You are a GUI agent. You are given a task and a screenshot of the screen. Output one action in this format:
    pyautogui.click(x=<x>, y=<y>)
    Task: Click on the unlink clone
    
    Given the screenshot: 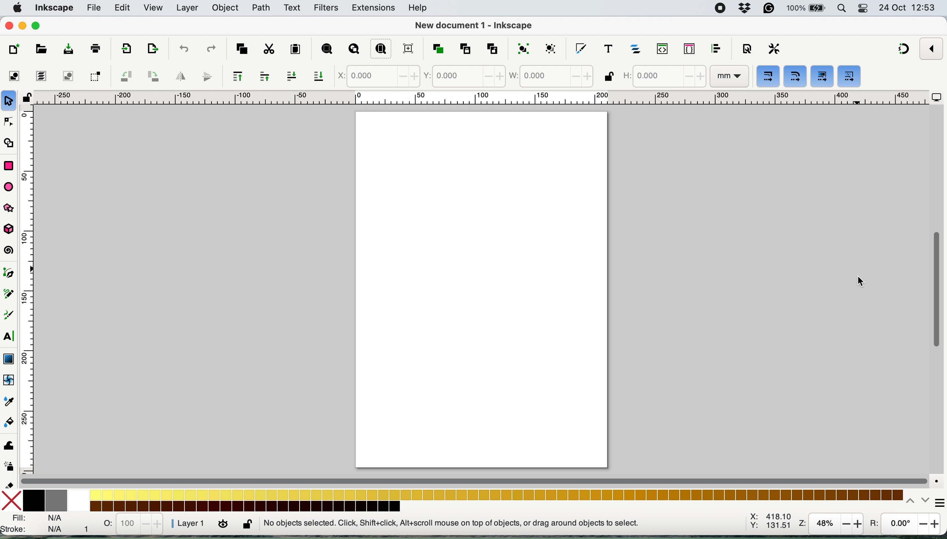 What is the action you would take?
    pyautogui.click(x=491, y=48)
    